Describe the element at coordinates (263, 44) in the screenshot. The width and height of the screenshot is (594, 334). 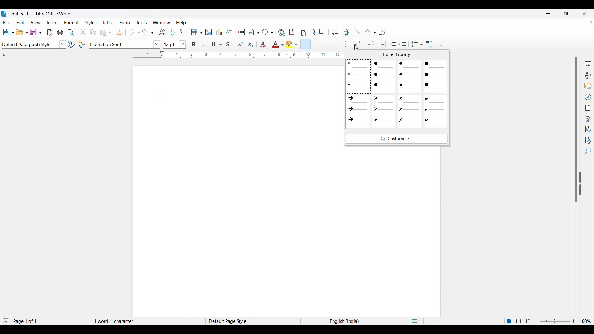
I see `clear direct formatting` at that location.